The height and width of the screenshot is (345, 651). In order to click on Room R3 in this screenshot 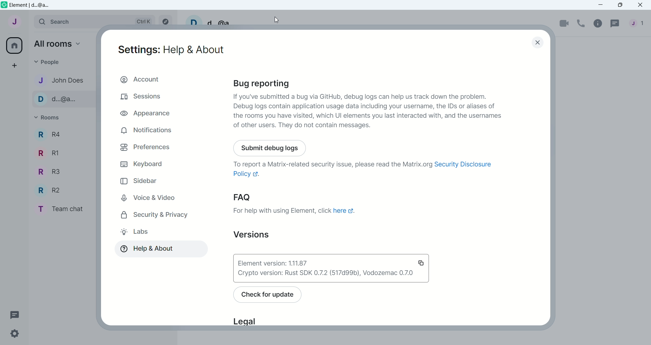, I will do `click(46, 172)`.